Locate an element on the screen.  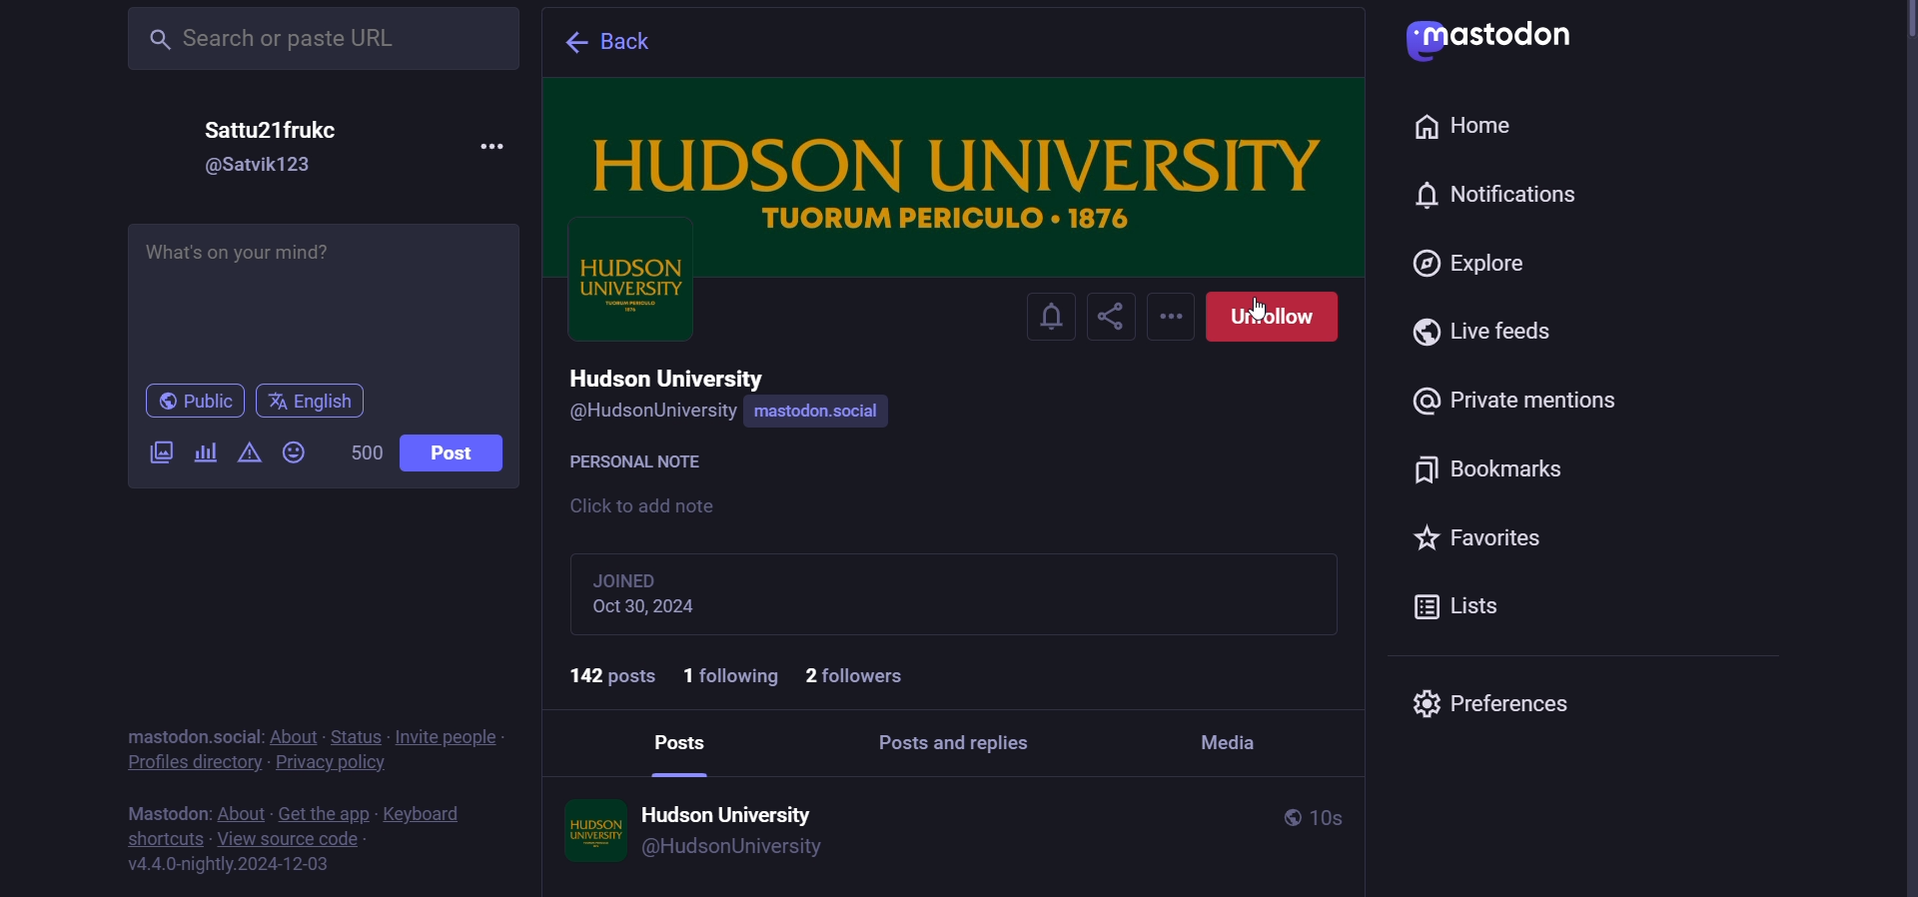
display picture is located at coordinates (628, 297).